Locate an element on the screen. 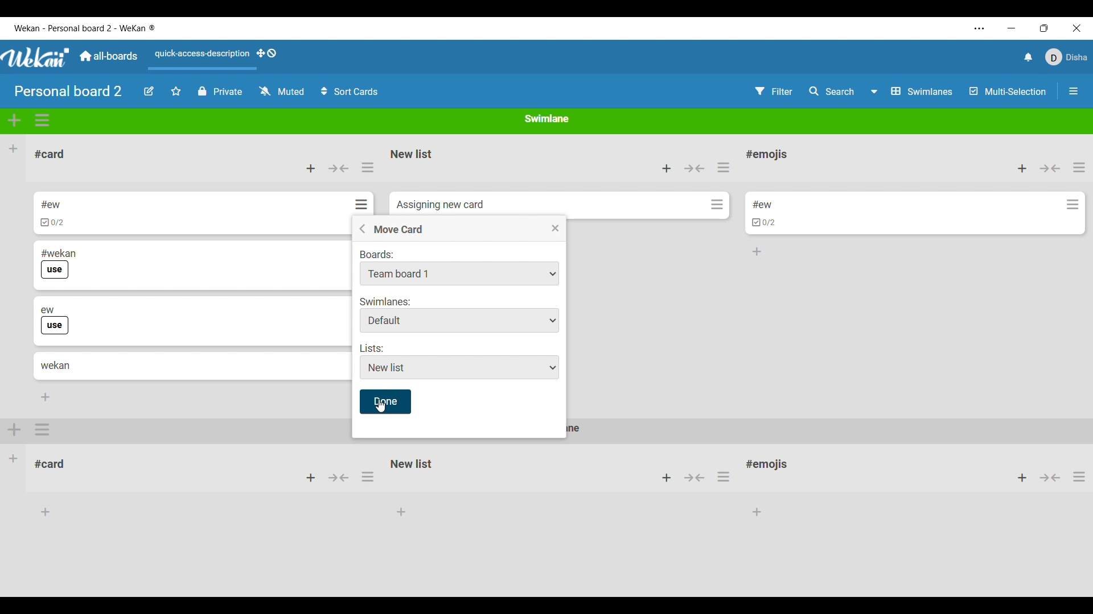 Image resolution: width=1093 pixels, height=614 pixels. List actions is located at coordinates (1079, 167).